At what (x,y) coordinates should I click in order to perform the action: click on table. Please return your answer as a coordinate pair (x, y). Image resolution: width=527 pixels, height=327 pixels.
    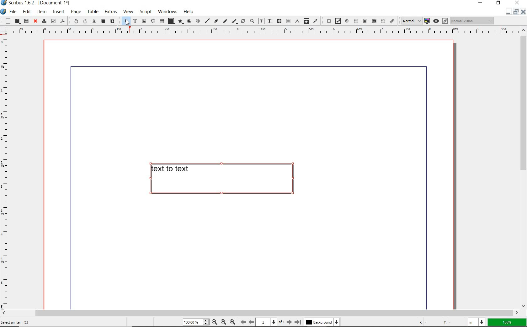
    Looking at the image, I should click on (162, 21).